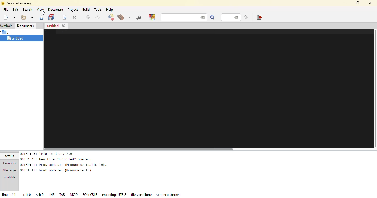  I want to click on col: 0, so click(27, 195).